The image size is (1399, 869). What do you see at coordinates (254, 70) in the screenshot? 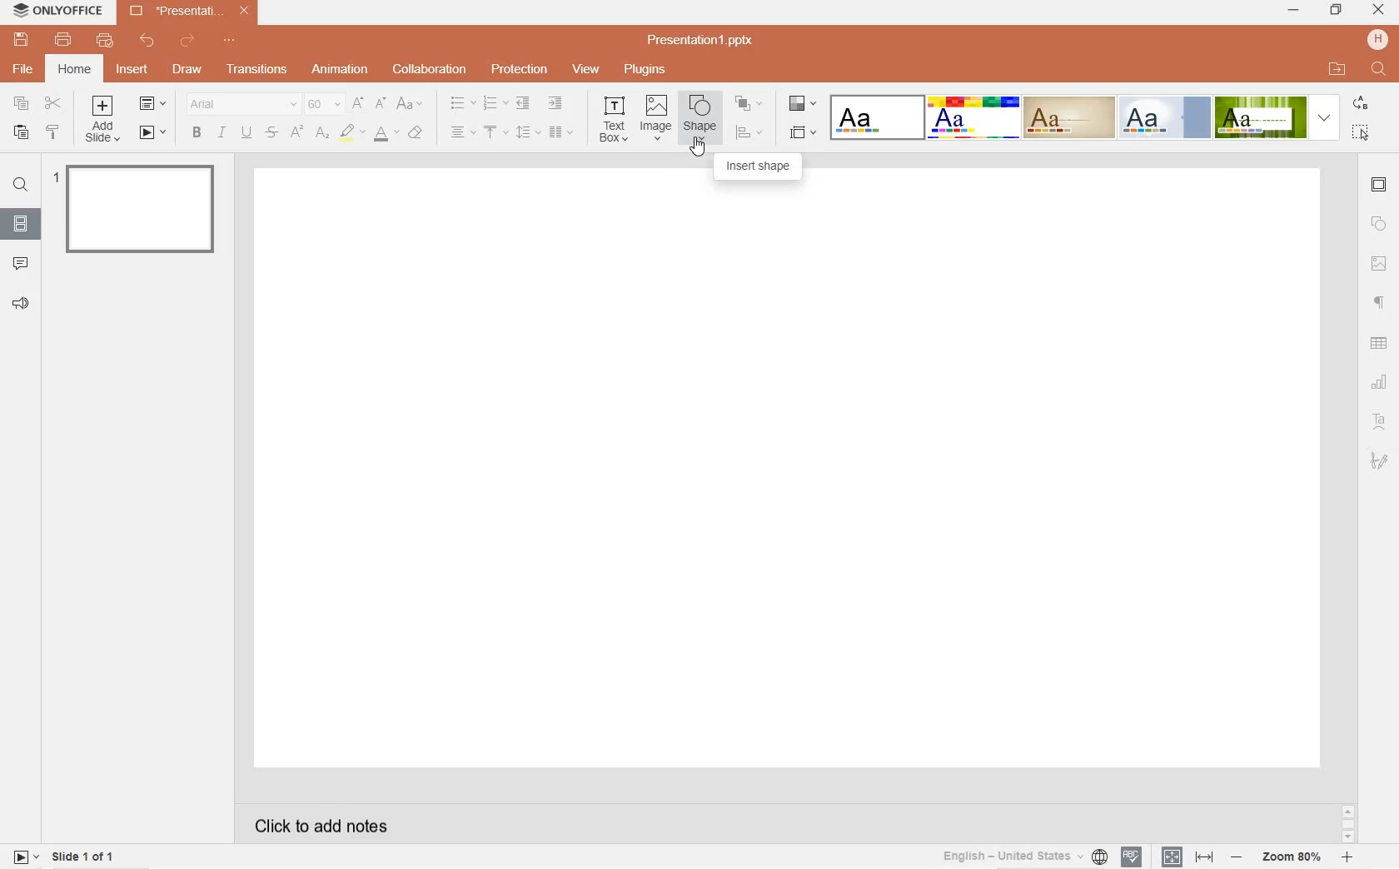
I see `transitions` at bounding box center [254, 70].